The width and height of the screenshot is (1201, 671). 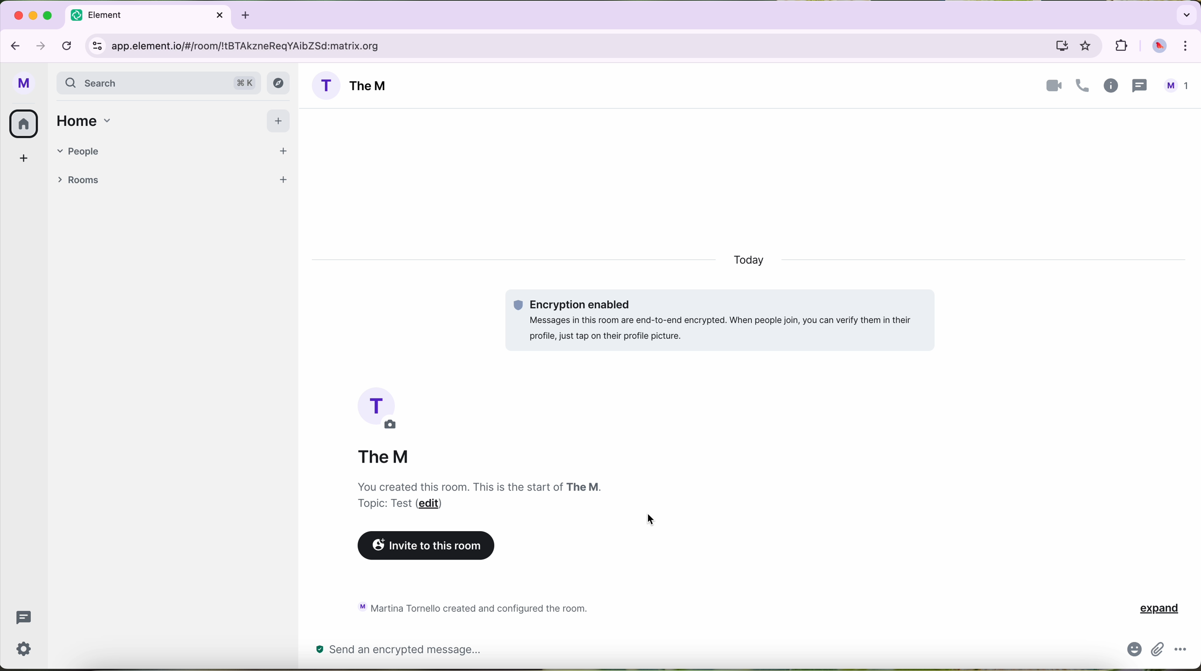 What do you see at coordinates (35, 16) in the screenshot?
I see `minimize` at bounding box center [35, 16].